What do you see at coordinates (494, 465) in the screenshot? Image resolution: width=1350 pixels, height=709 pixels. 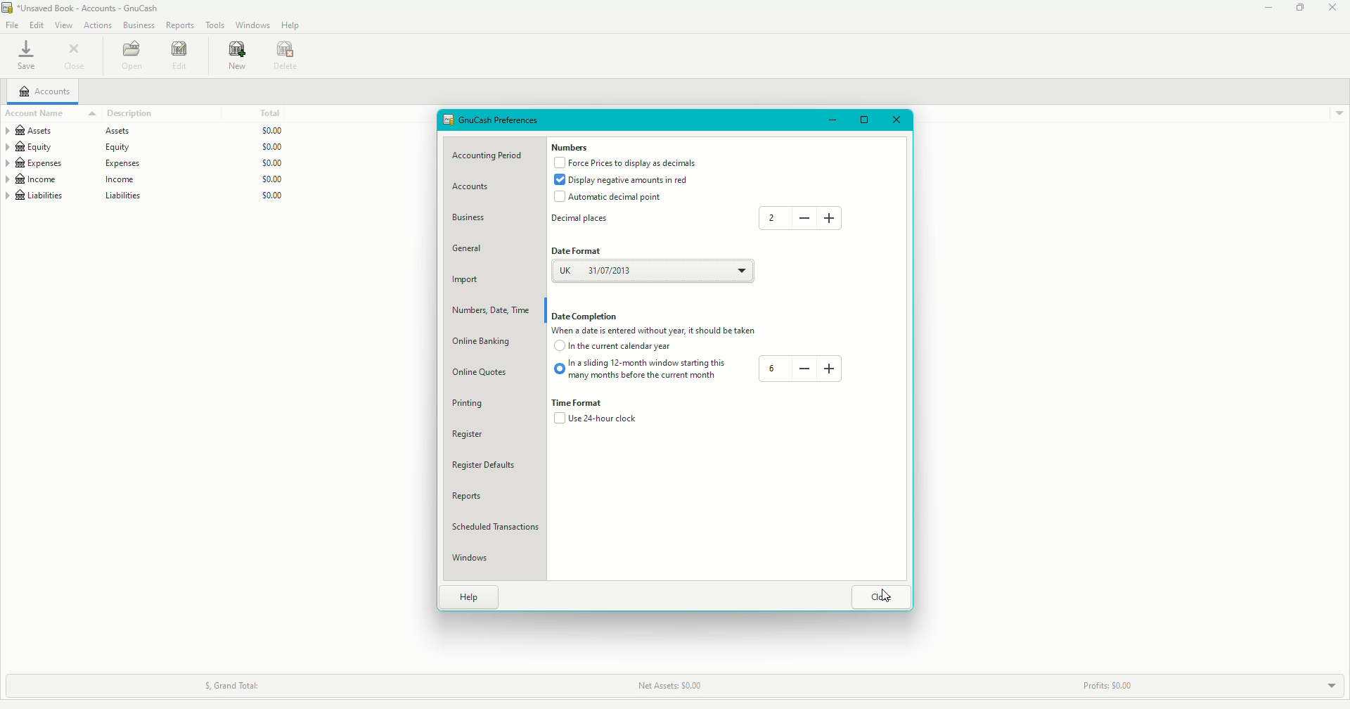 I see `Defaults` at bounding box center [494, 465].